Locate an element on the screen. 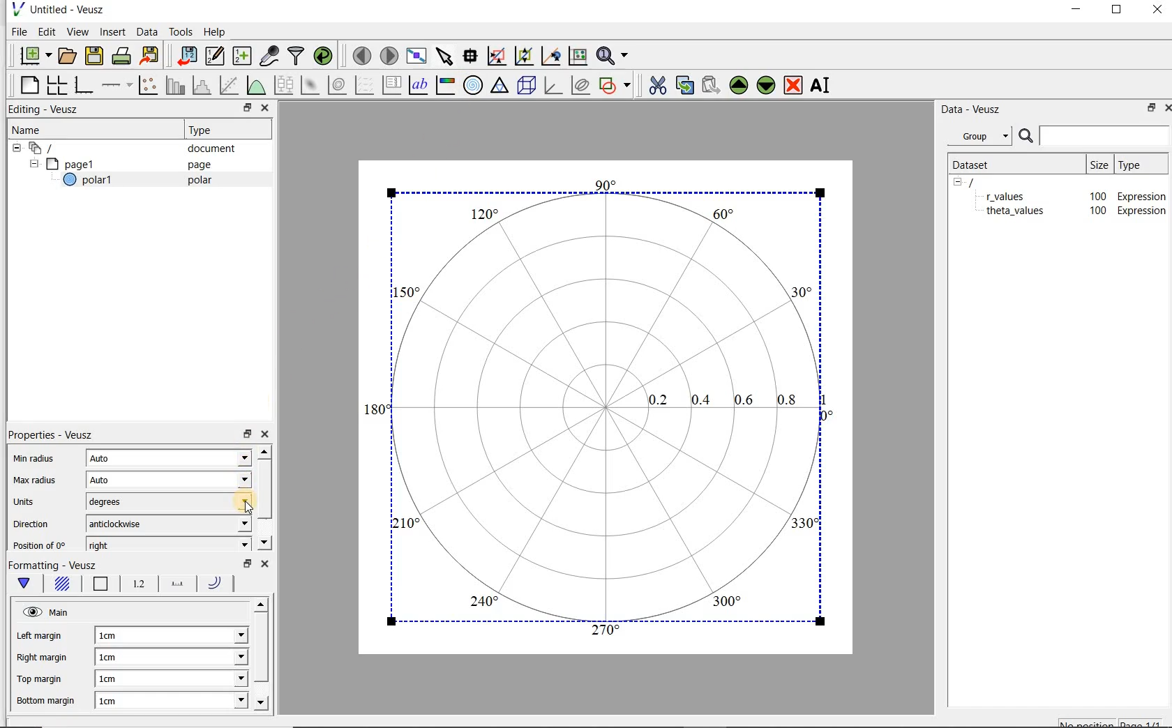 The width and height of the screenshot is (1172, 728). degrees is located at coordinates (117, 501).